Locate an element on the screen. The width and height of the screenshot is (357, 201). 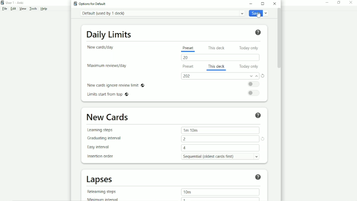
4 is located at coordinates (185, 148).